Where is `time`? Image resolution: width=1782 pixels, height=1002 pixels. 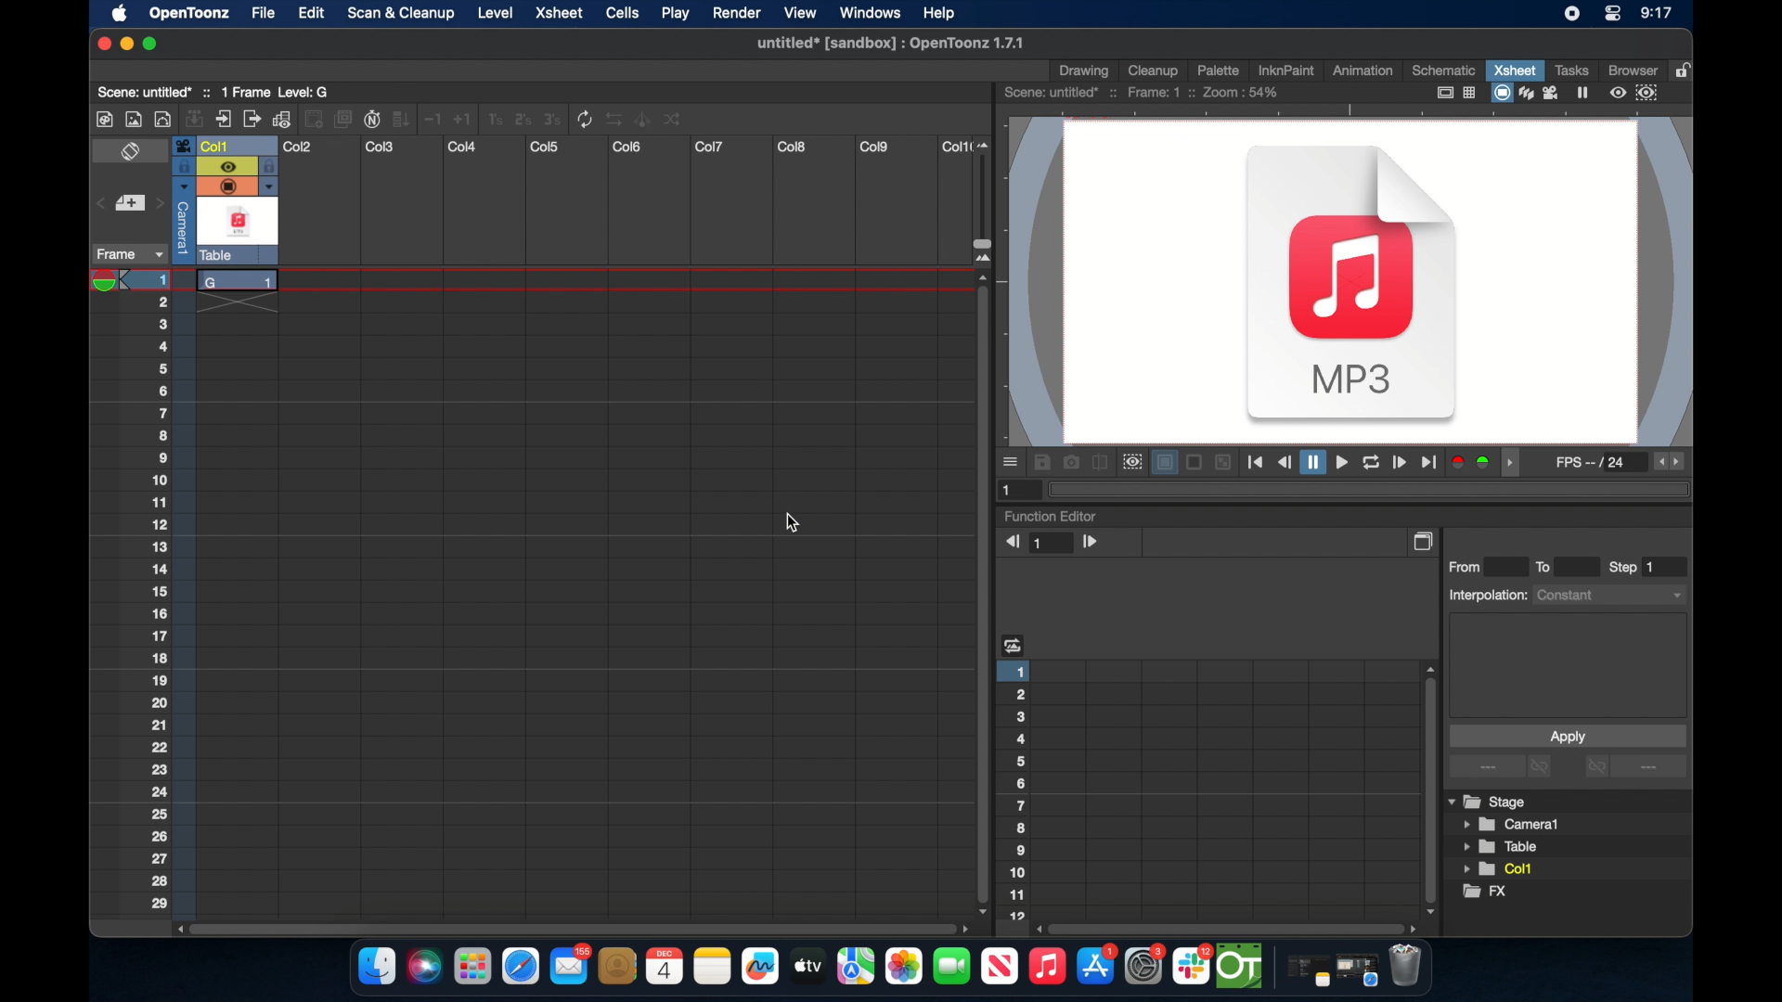
time is located at coordinates (1656, 15).